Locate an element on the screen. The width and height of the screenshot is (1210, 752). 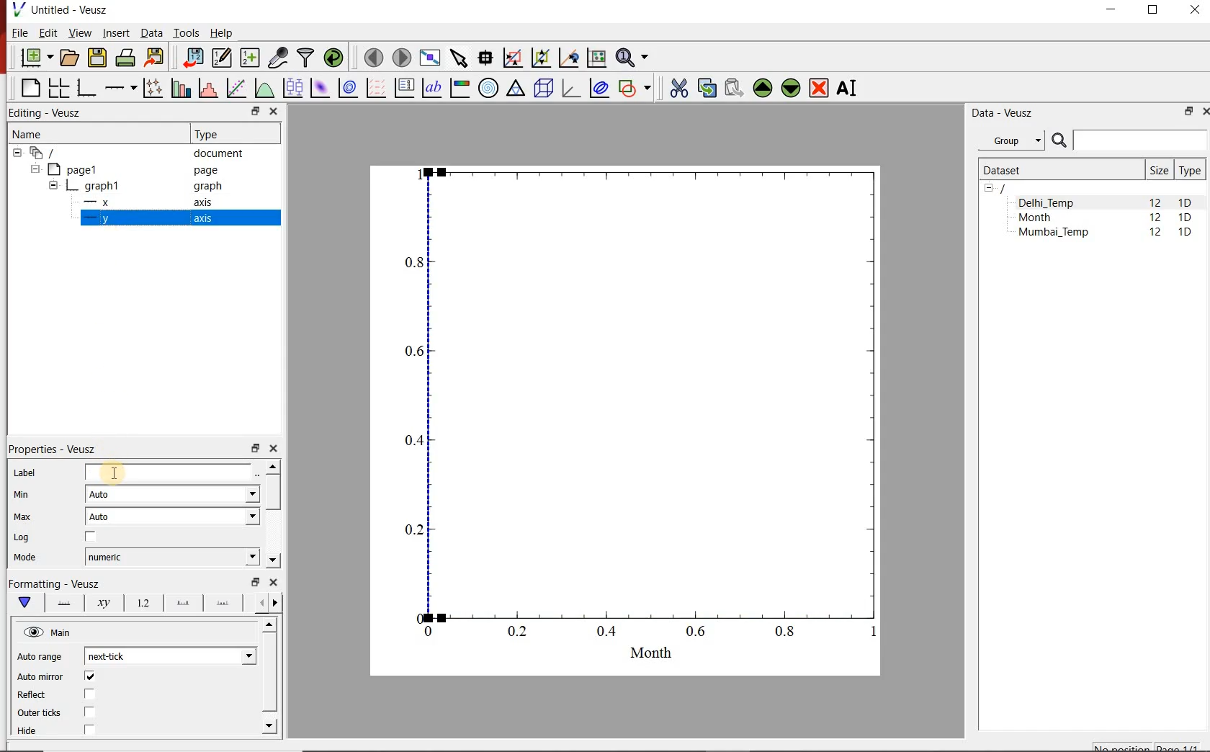
Main is located at coordinates (49, 632).